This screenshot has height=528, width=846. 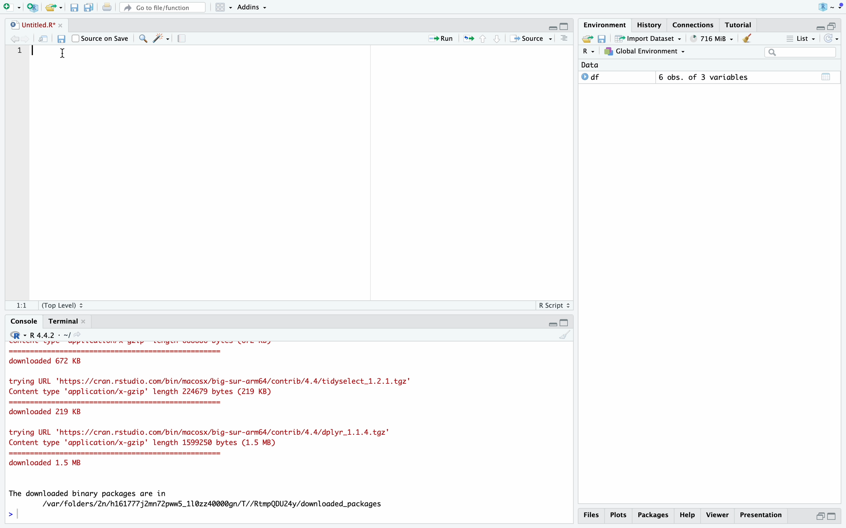 I want to click on Open an existing file, so click(x=54, y=7).